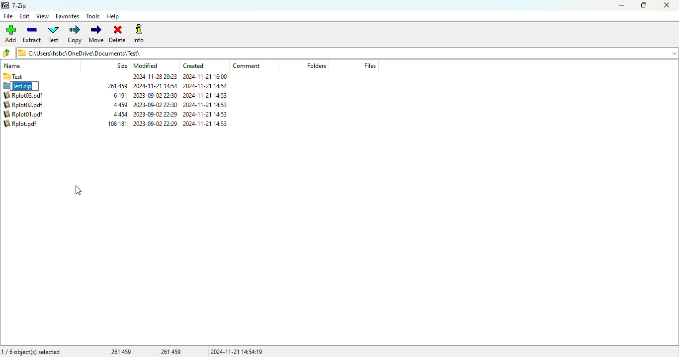  I want to click on Rplot02.pdf 4459 2023-09-02 22:30 2024-11-21 14:53, so click(26, 105).